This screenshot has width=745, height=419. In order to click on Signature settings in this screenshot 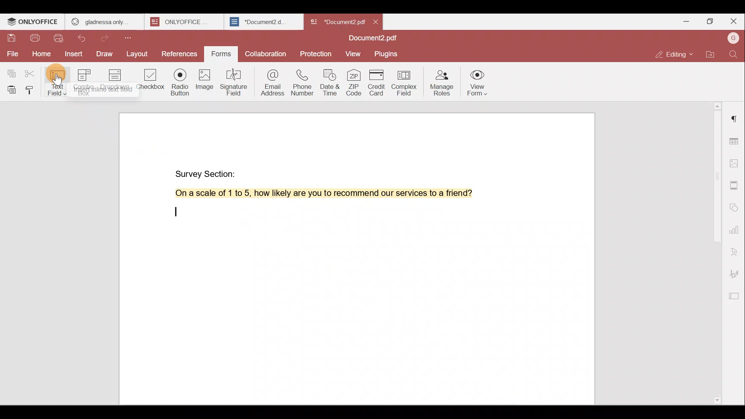, I will do `click(736, 273)`.